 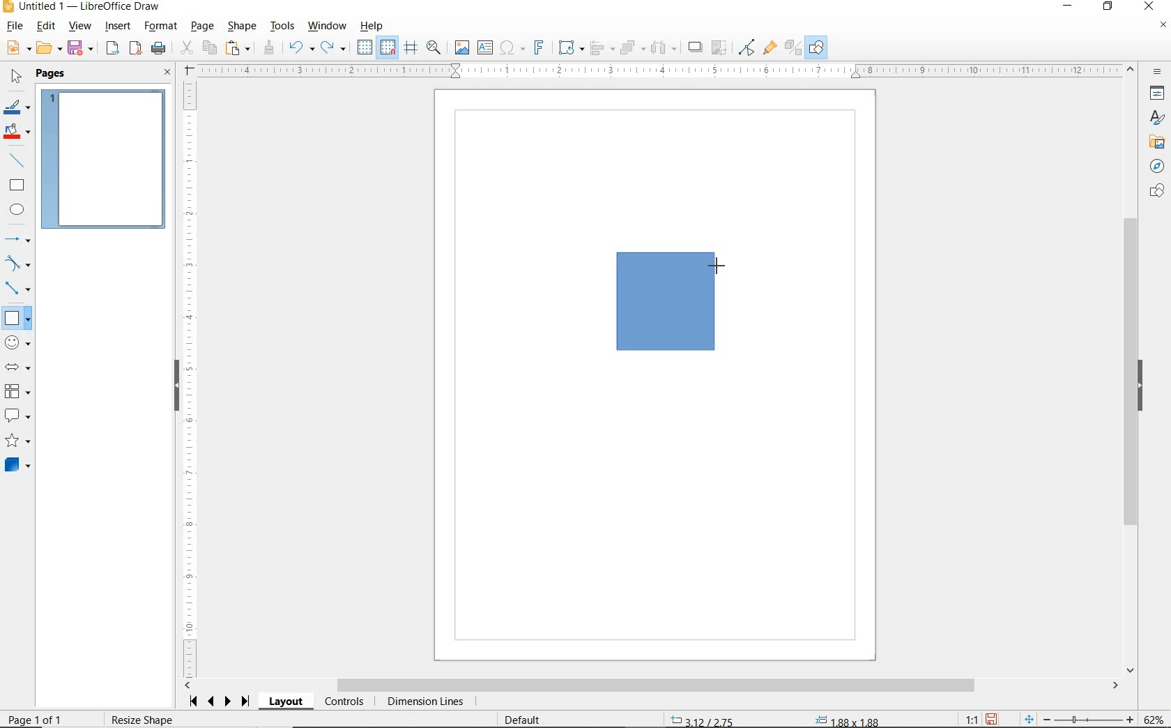 What do you see at coordinates (511, 48) in the screenshot?
I see `INSERT SPECIAL CHARACTERS` at bounding box center [511, 48].